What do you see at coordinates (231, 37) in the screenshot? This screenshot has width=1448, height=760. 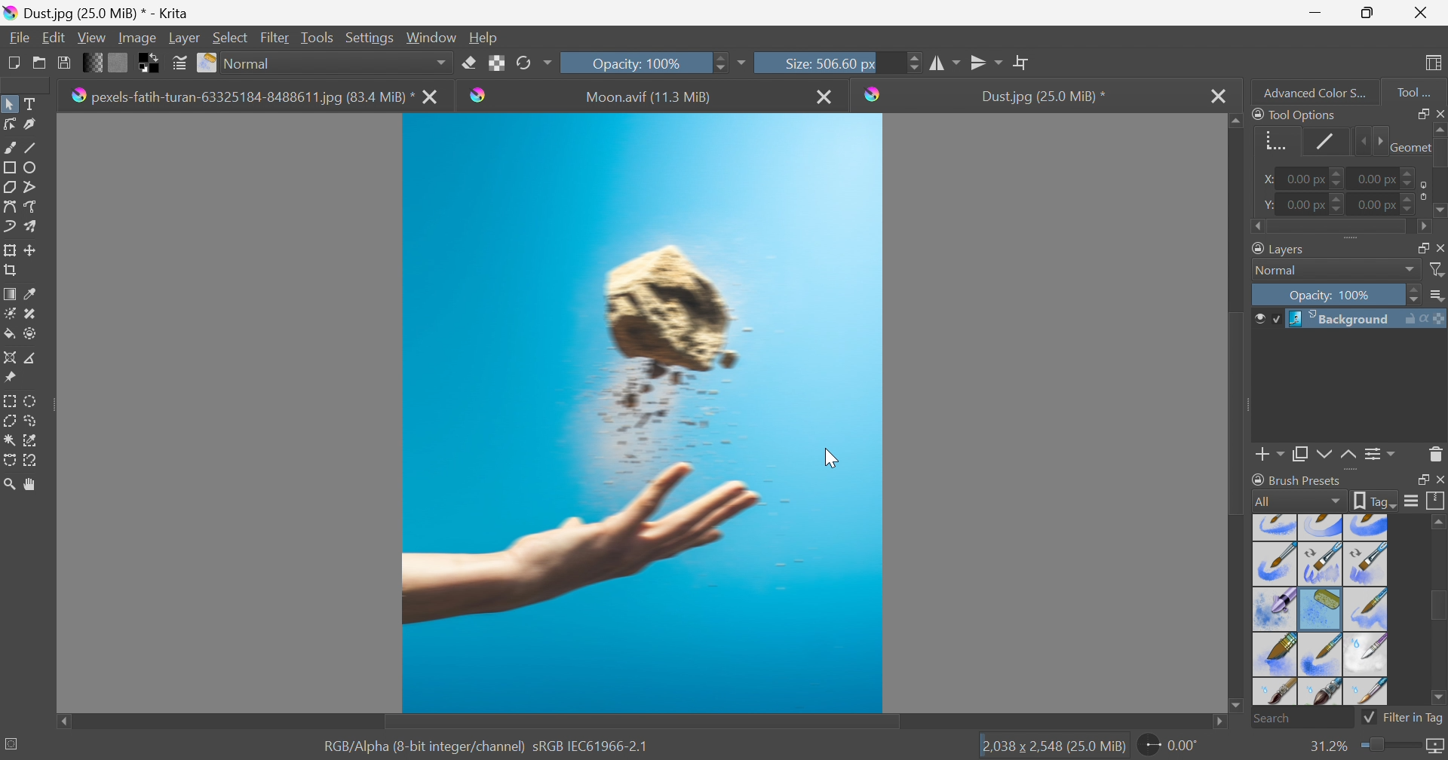 I see `Select` at bounding box center [231, 37].